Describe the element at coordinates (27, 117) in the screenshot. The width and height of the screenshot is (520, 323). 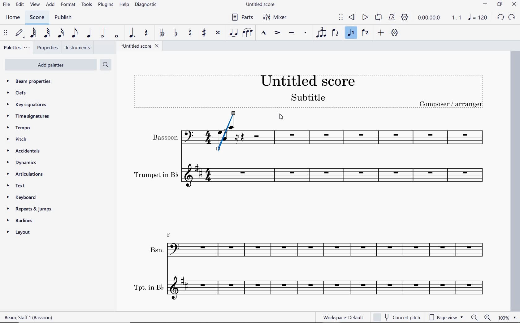
I see `time signatures` at that location.